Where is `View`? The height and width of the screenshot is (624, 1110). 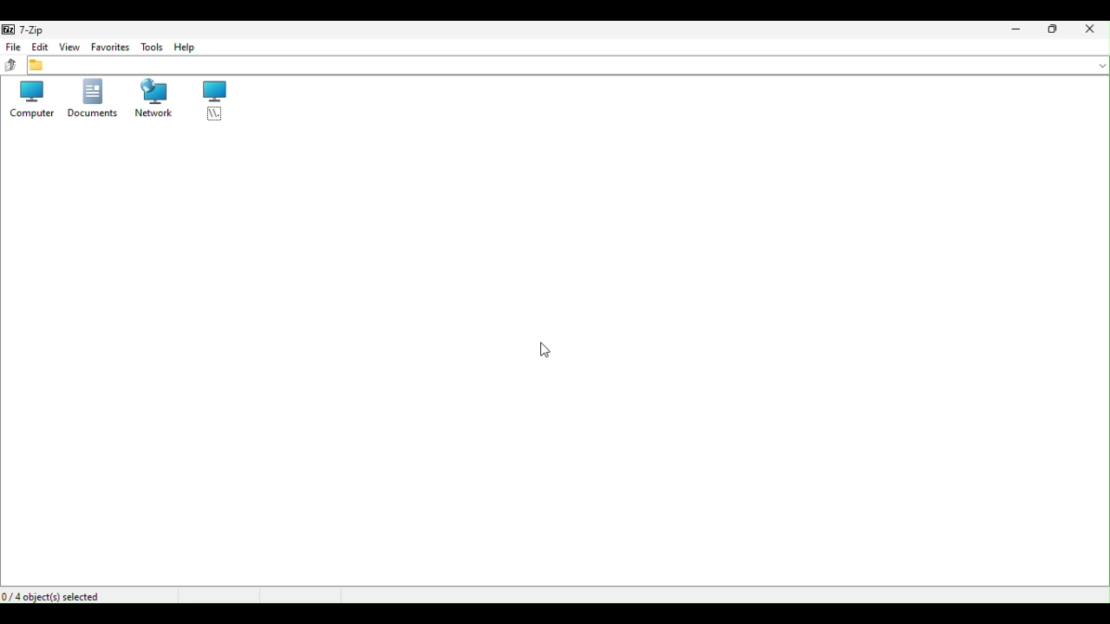 View is located at coordinates (69, 47).